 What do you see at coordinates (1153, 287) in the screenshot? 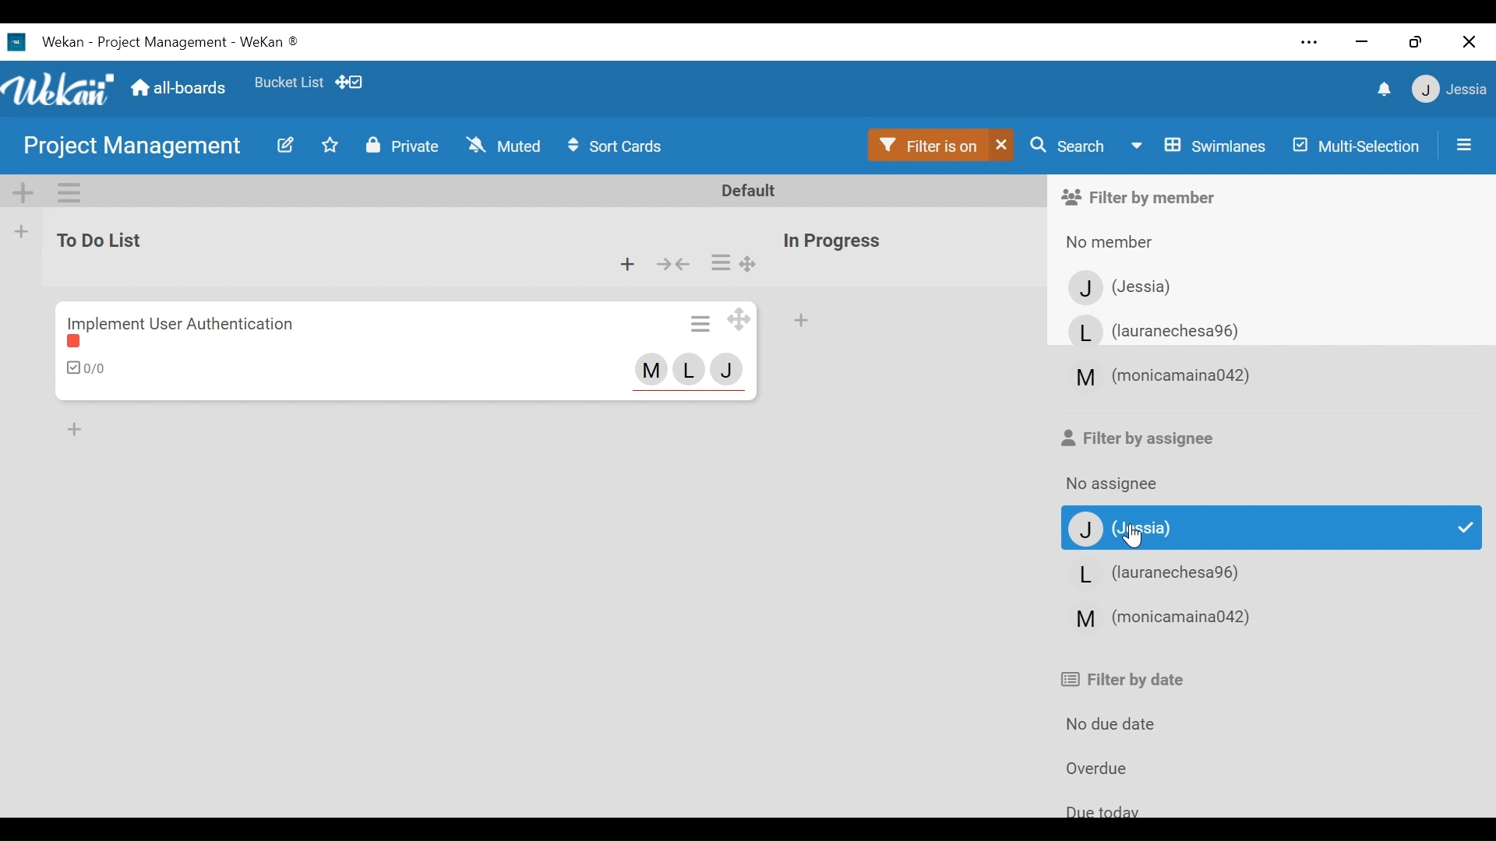
I see `Member` at bounding box center [1153, 287].